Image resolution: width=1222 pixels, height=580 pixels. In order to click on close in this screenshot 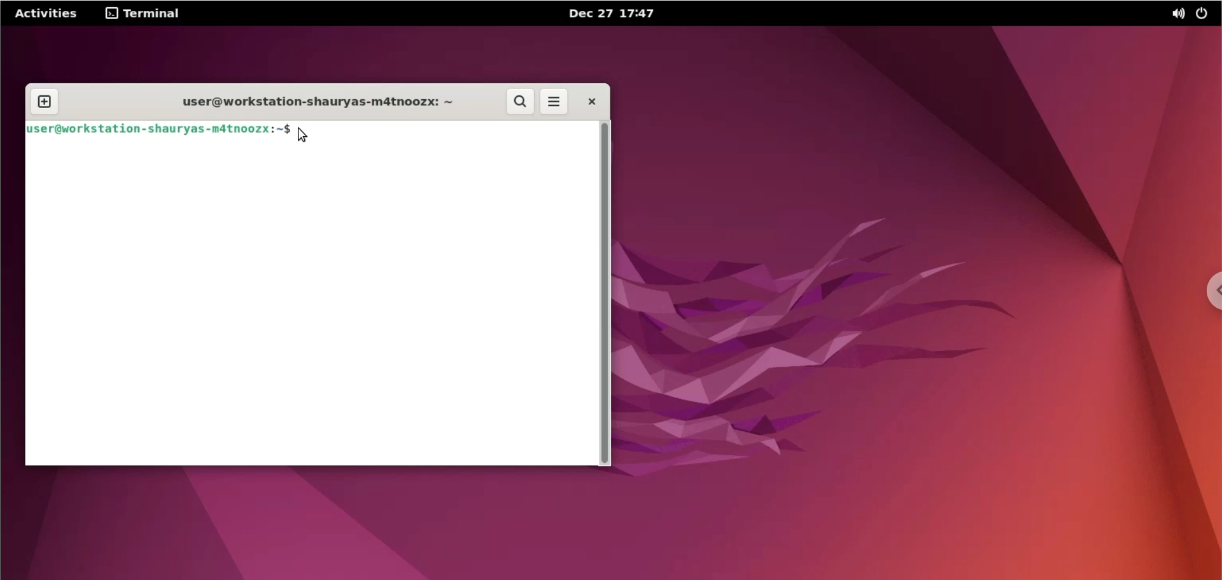, I will do `click(591, 102)`.